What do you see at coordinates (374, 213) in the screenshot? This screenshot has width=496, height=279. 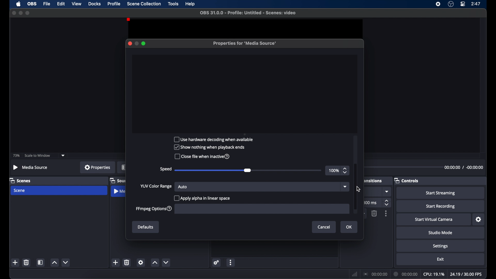 I see `delete` at bounding box center [374, 213].